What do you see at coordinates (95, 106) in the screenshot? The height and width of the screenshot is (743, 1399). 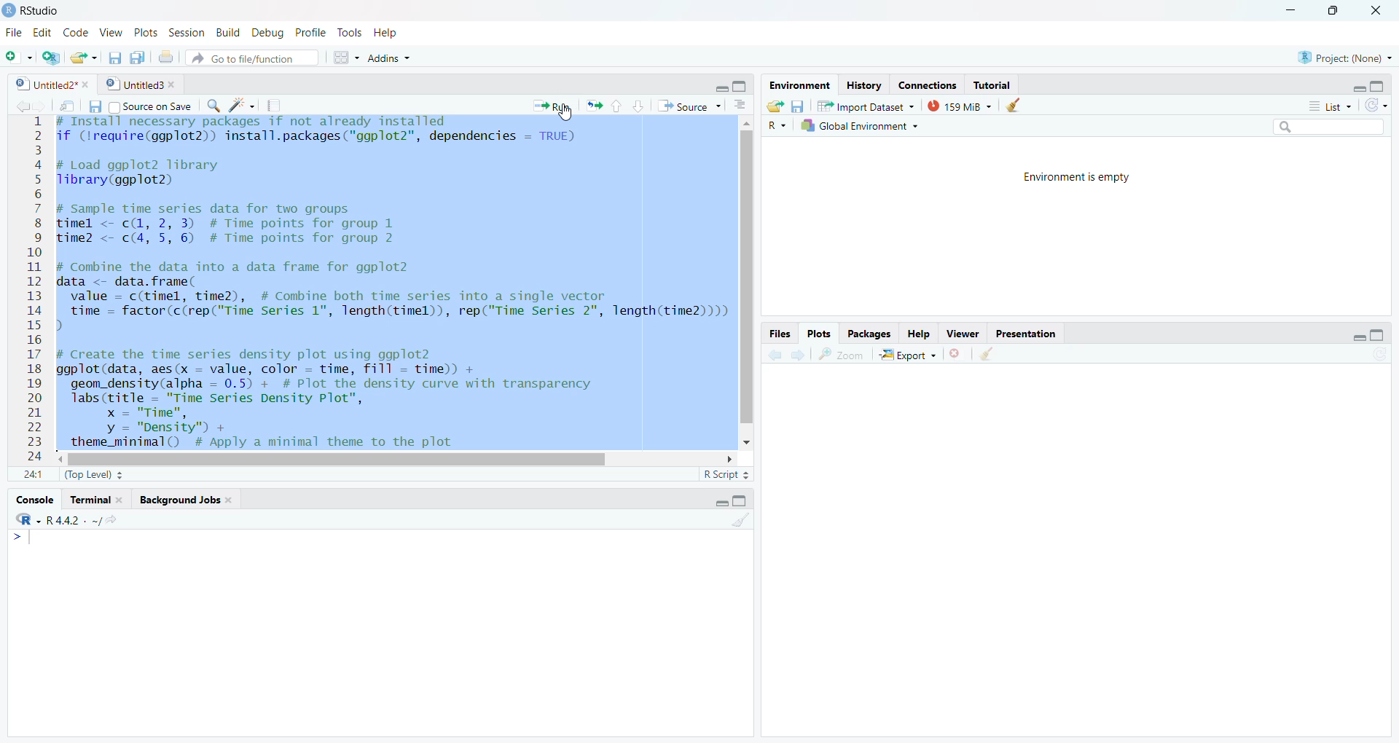 I see `Save` at bounding box center [95, 106].